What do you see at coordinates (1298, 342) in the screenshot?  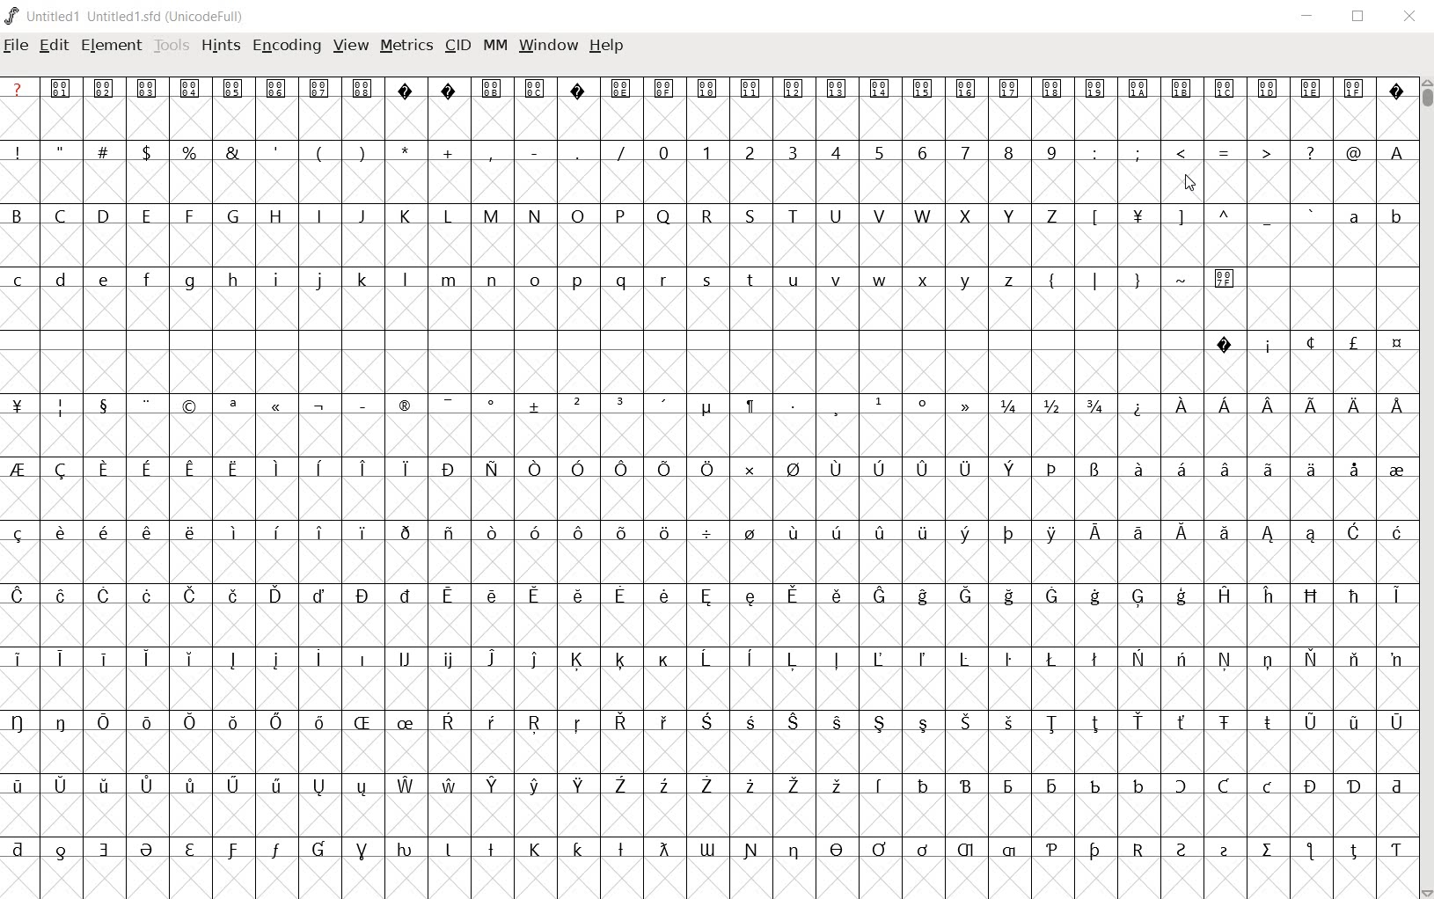 I see `symbols` at bounding box center [1298, 342].